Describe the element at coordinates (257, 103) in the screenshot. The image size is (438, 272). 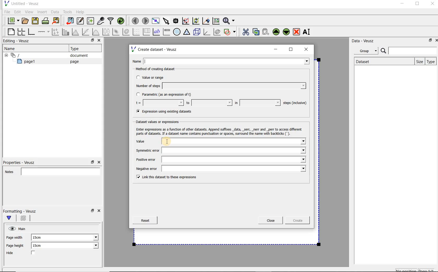
I see `in ` at that location.